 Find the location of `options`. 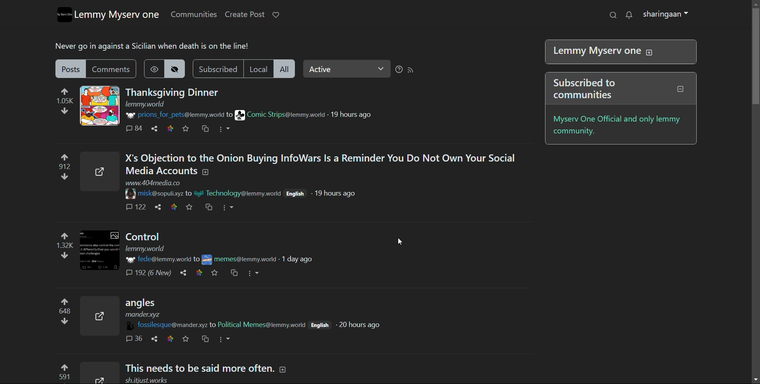

options is located at coordinates (225, 129).